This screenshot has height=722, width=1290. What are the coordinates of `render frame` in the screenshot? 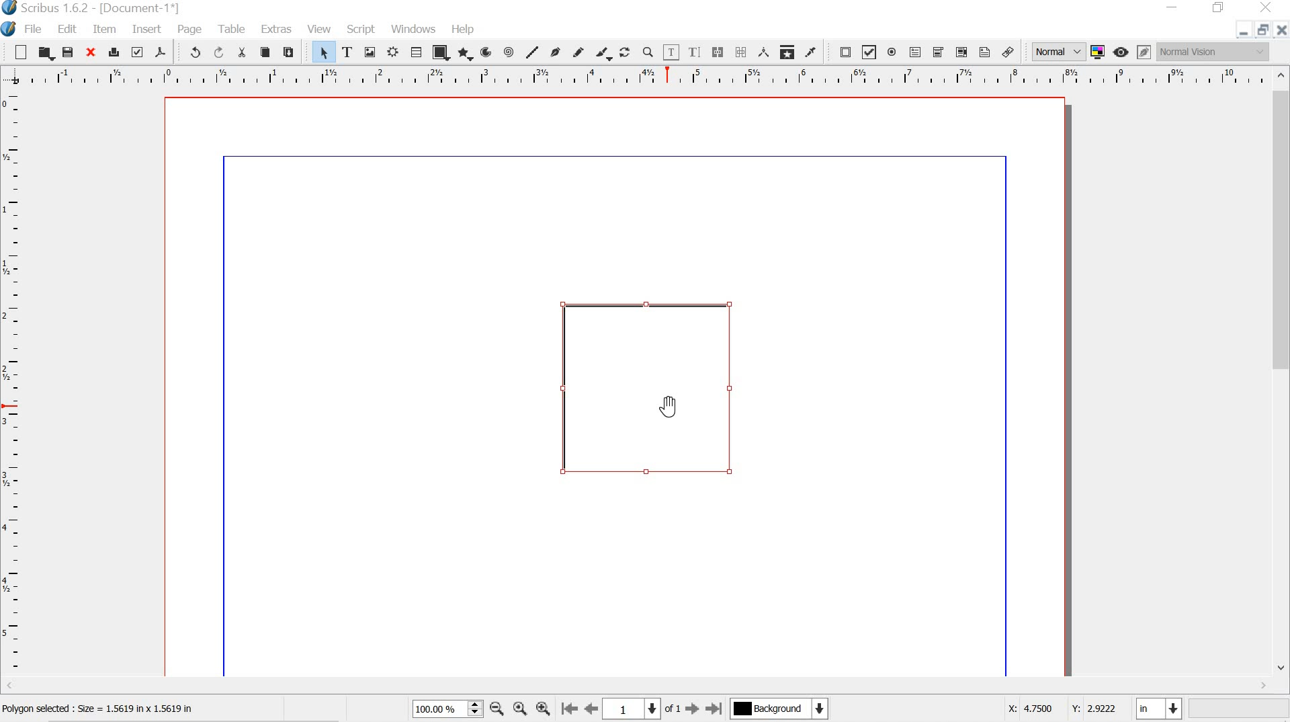 It's located at (394, 52).